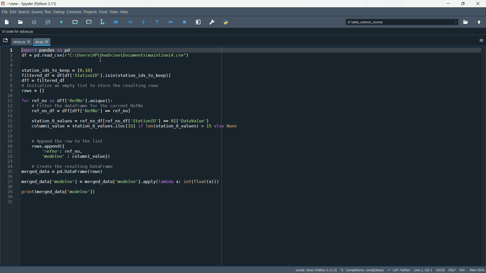  I want to click on file name, so click(22, 41).